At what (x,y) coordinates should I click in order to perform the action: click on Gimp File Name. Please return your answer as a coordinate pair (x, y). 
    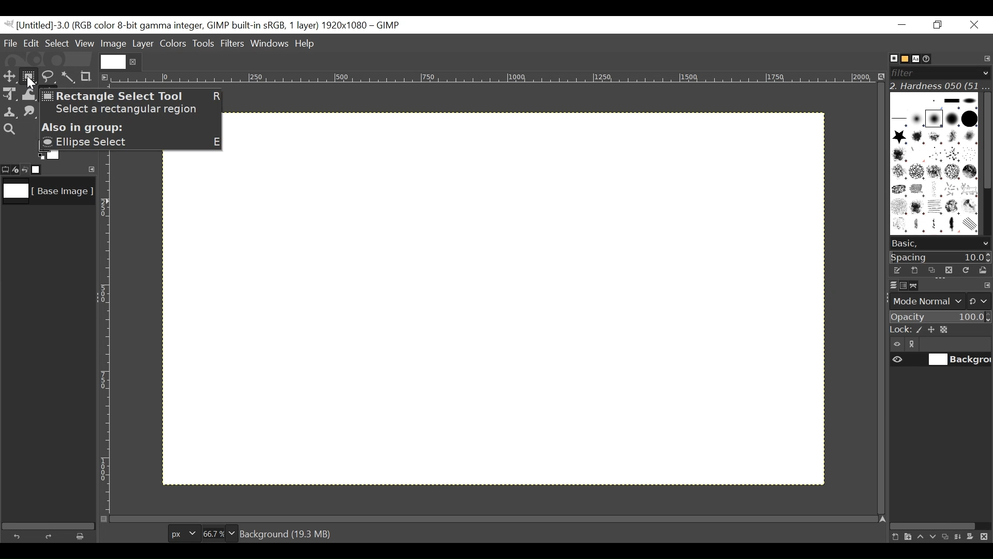
    Looking at the image, I should click on (206, 25).